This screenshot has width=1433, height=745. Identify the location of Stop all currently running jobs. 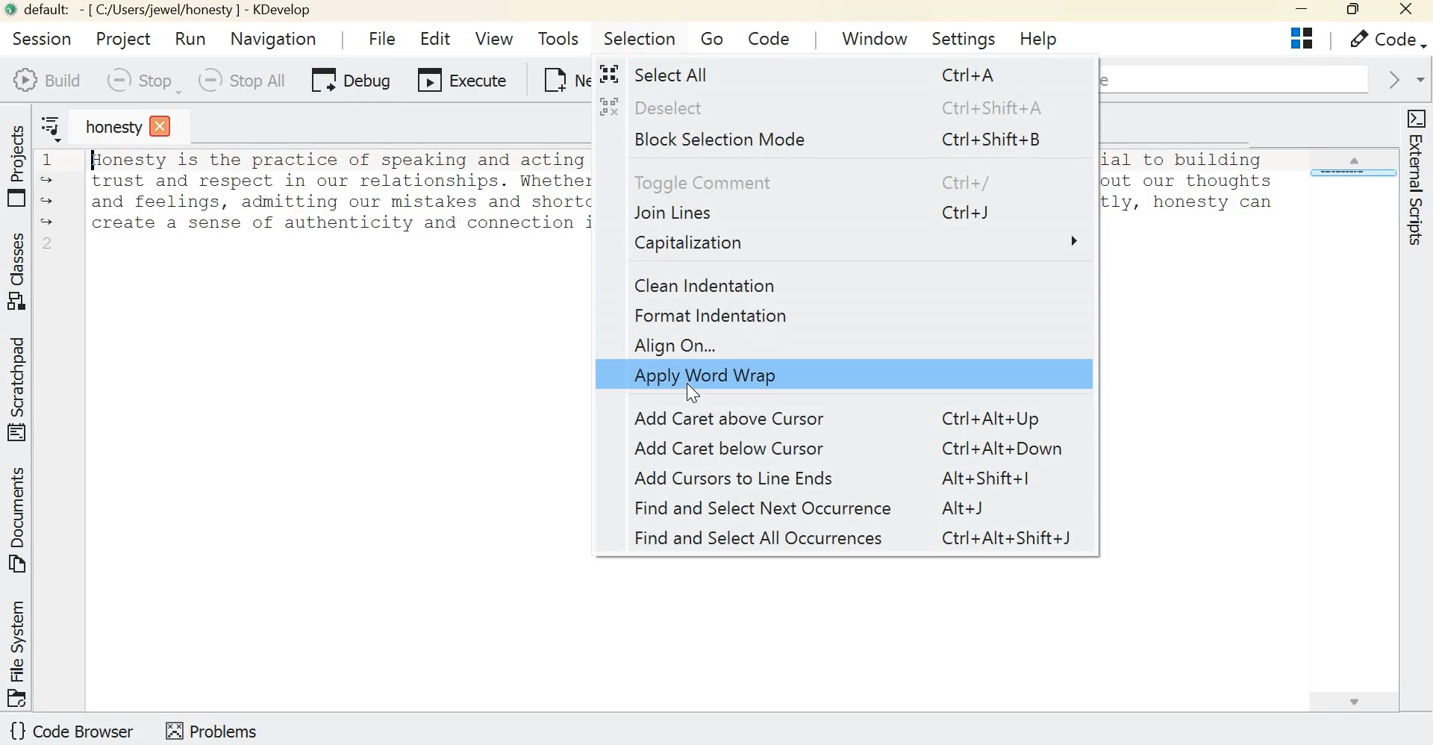
(240, 81).